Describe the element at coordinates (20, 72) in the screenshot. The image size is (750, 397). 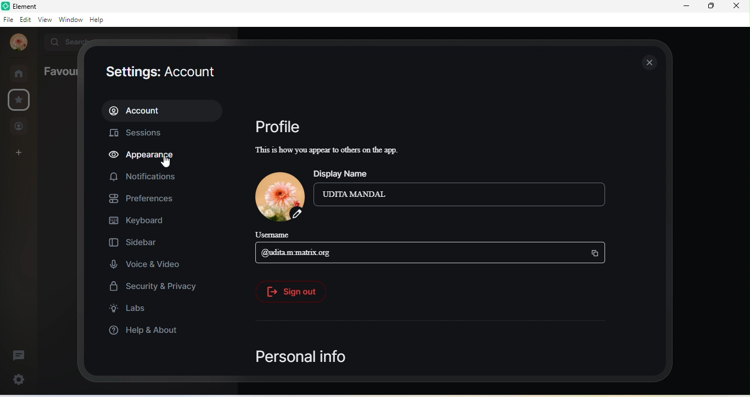
I see `rooms` at that location.